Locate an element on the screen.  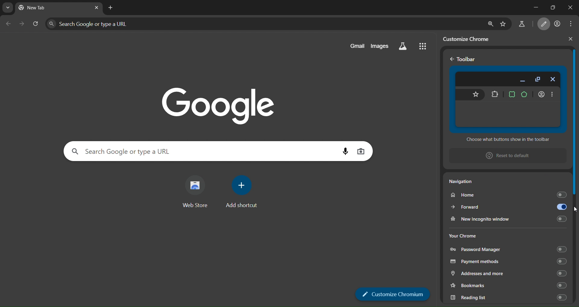
current tab is located at coordinates (40, 9).